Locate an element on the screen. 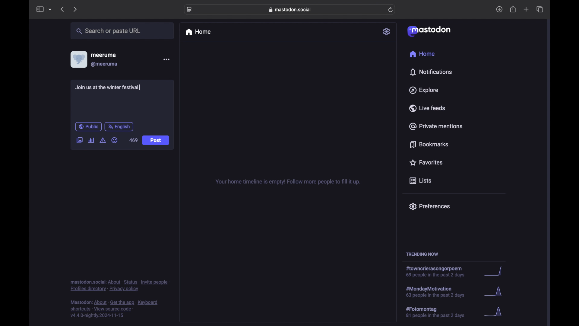 Image resolution: width=579 pixels, height=326 pixels. refresh is located at coordinates (391, 10).